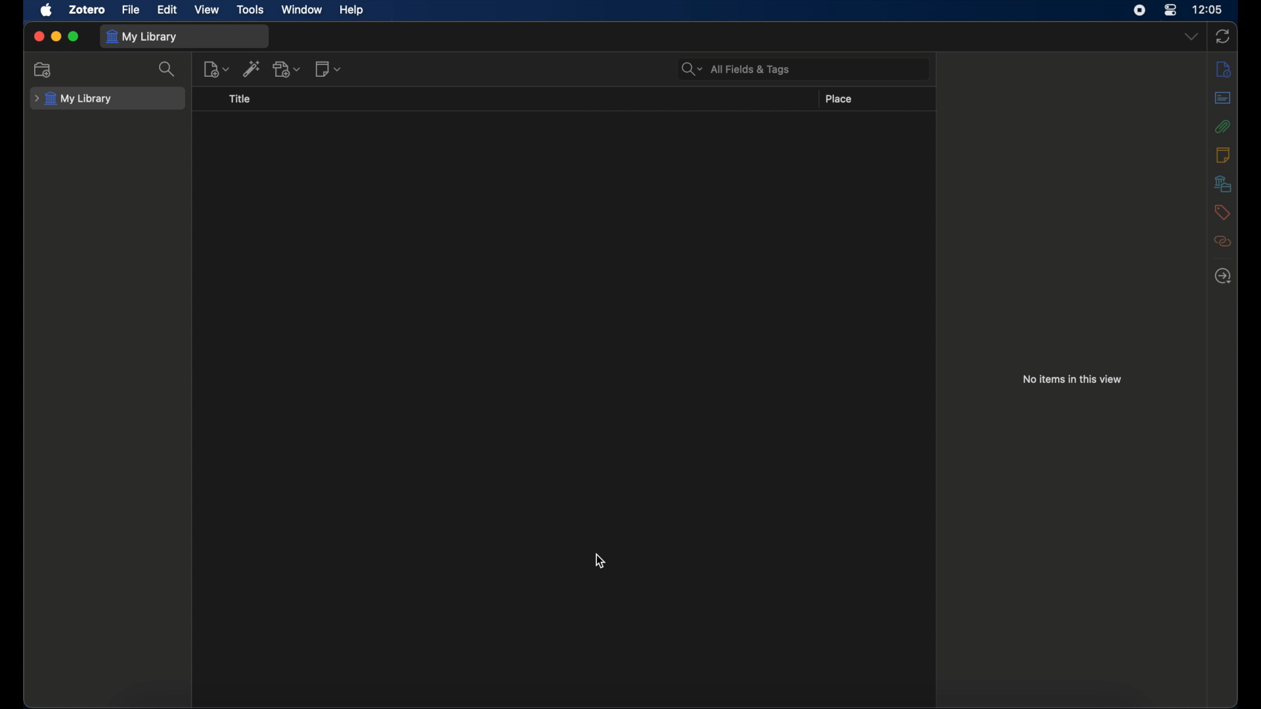  What do you see at coordinates (1222, 97) in the screenshot?
I see `abstract` at bounding box center [1222, 97].